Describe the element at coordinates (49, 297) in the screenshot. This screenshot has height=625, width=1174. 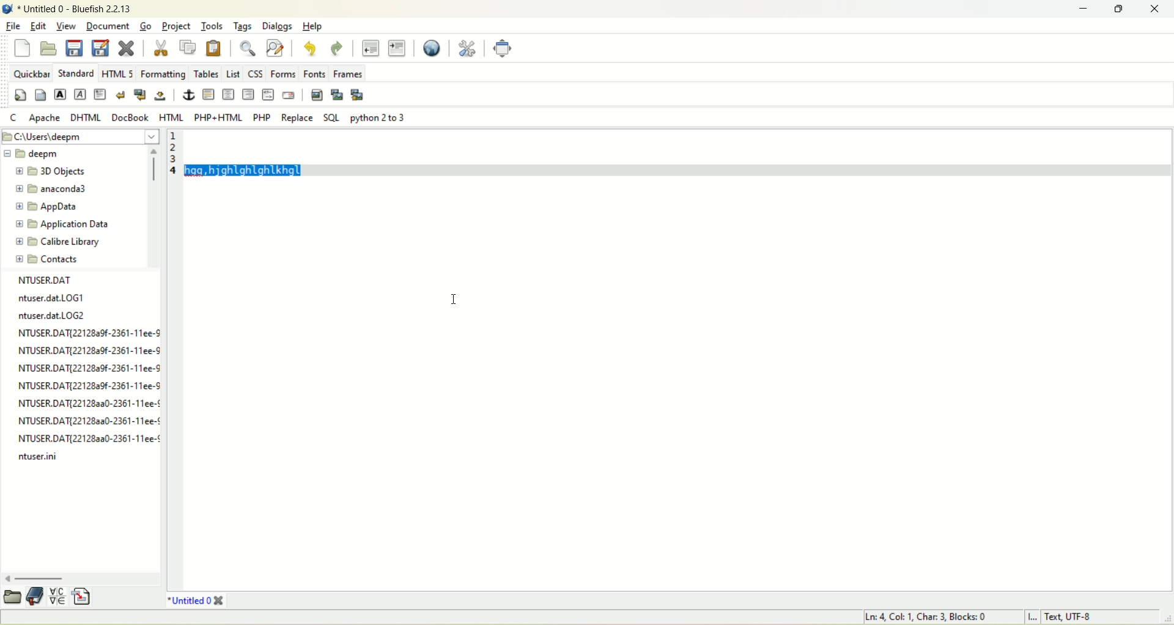
I see `ntuser.dat.LOG1` at that location.